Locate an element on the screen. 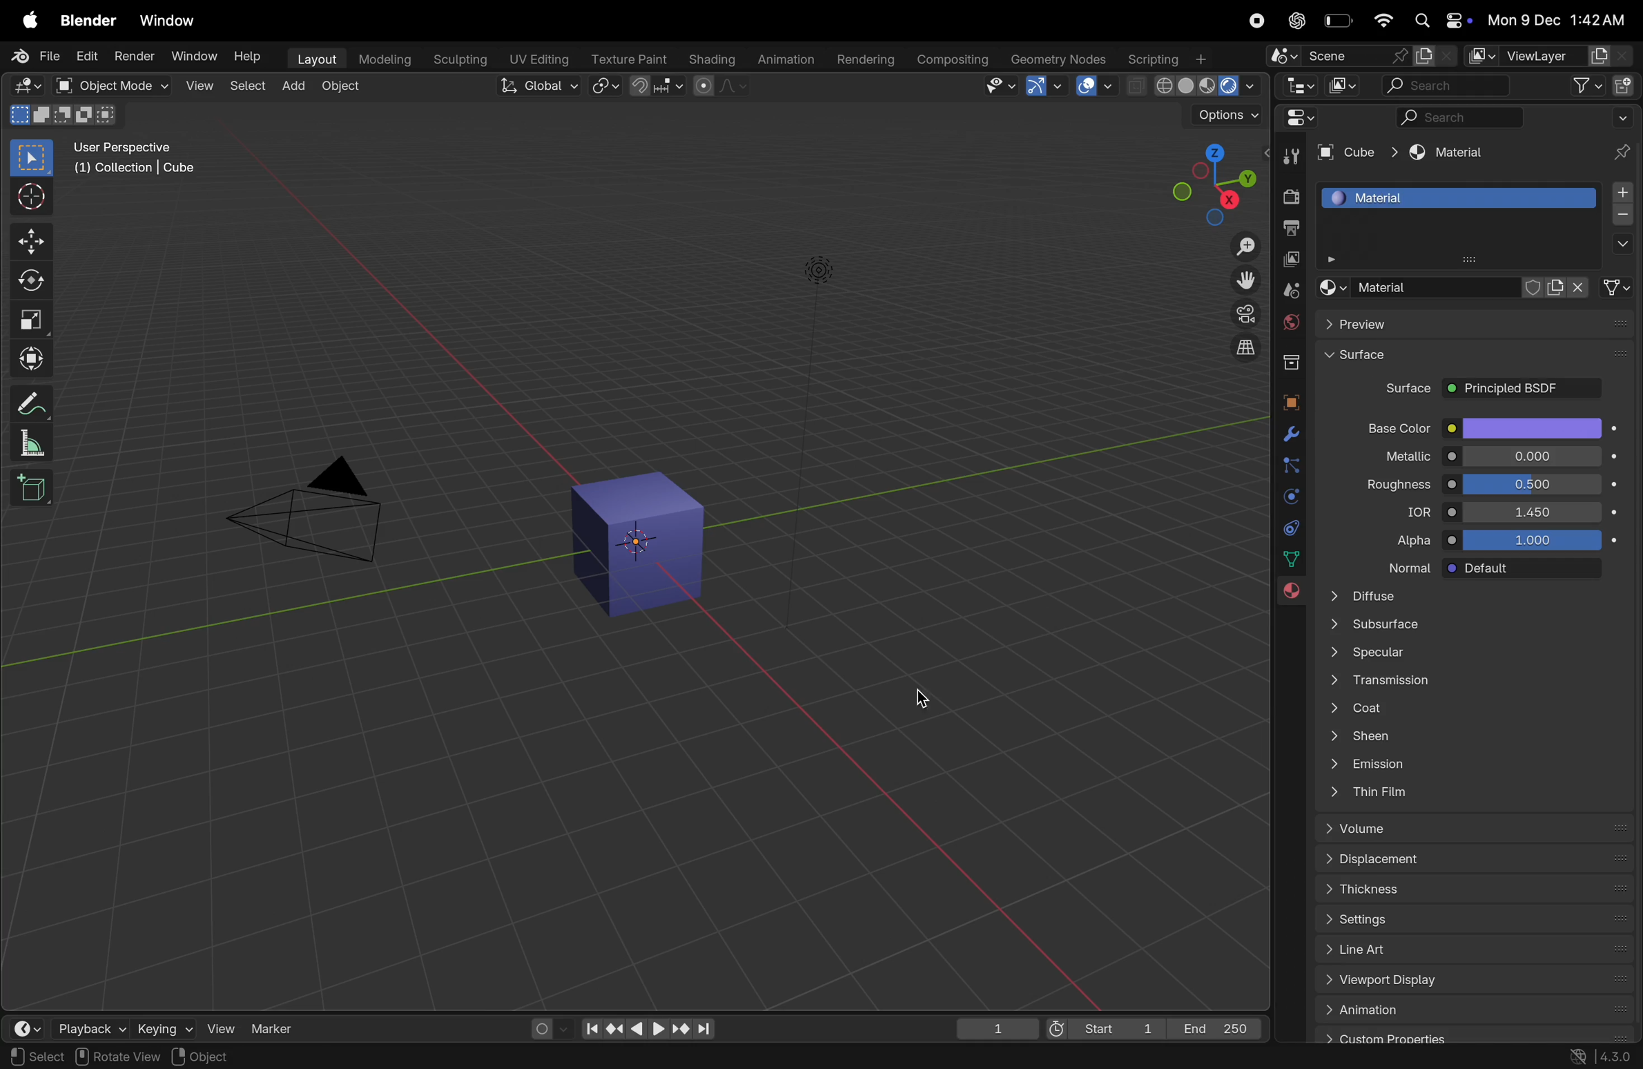 The width and height of the screenshot is (1643, 1069). 1.000 is located at coordinates (1537, 541).